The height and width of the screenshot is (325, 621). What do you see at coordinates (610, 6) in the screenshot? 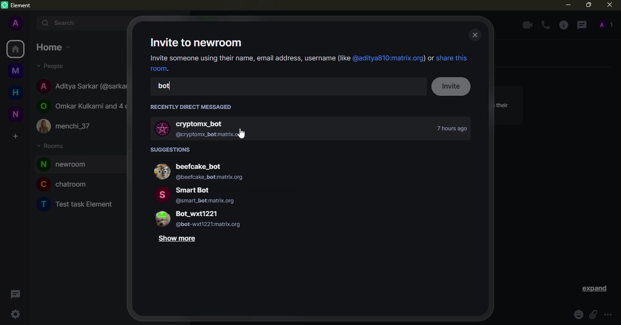
I see `close` at bounding box center [610, 6].